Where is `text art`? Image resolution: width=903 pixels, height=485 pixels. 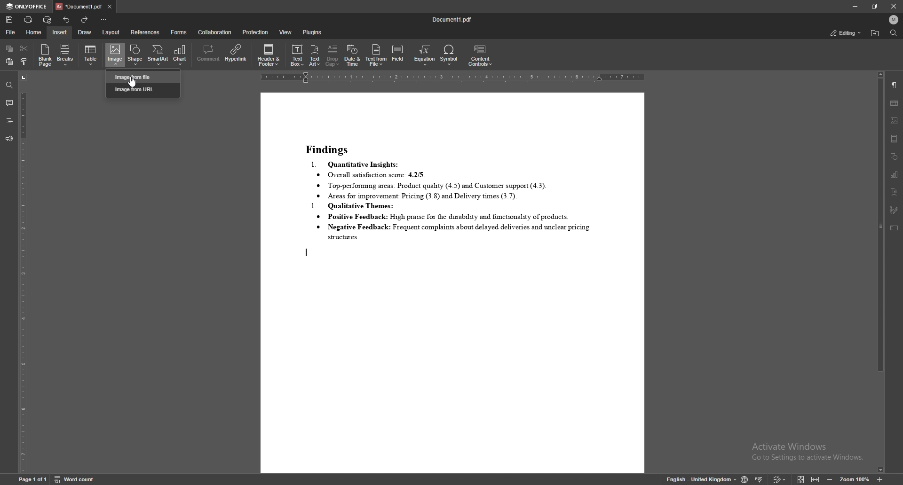 text art is located at coordinates (895, 192).